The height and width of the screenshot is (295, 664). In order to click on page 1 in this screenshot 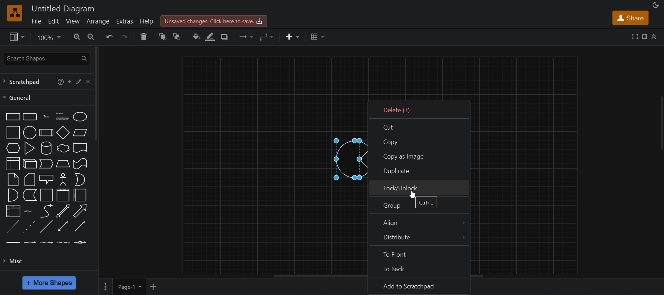, I will do `click(129, 286)`.